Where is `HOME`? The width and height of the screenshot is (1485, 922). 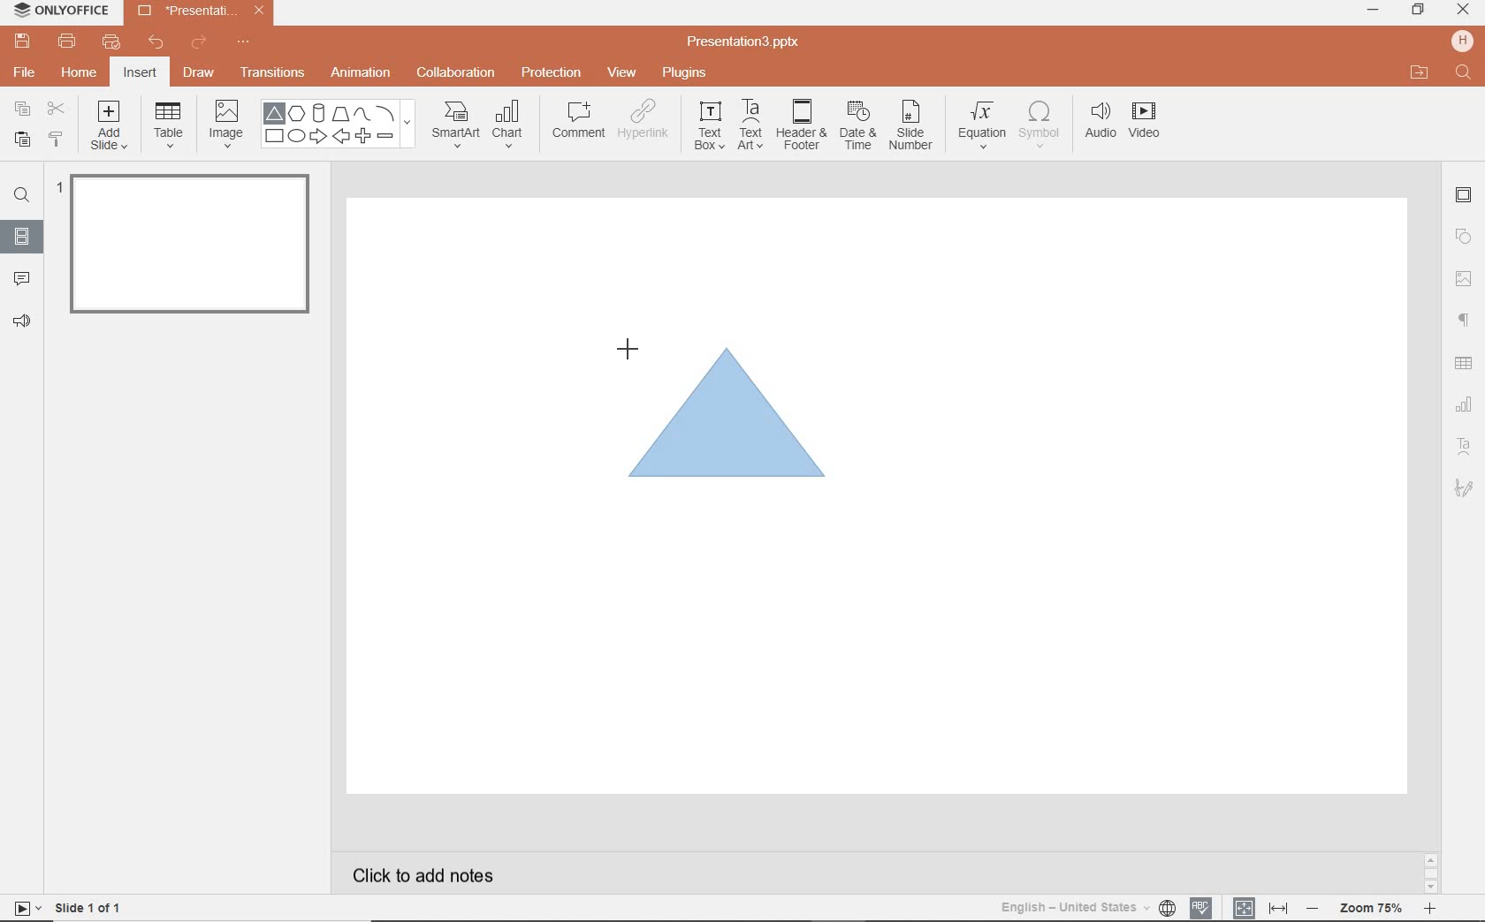
HOME is located at coordinates (80, 74).